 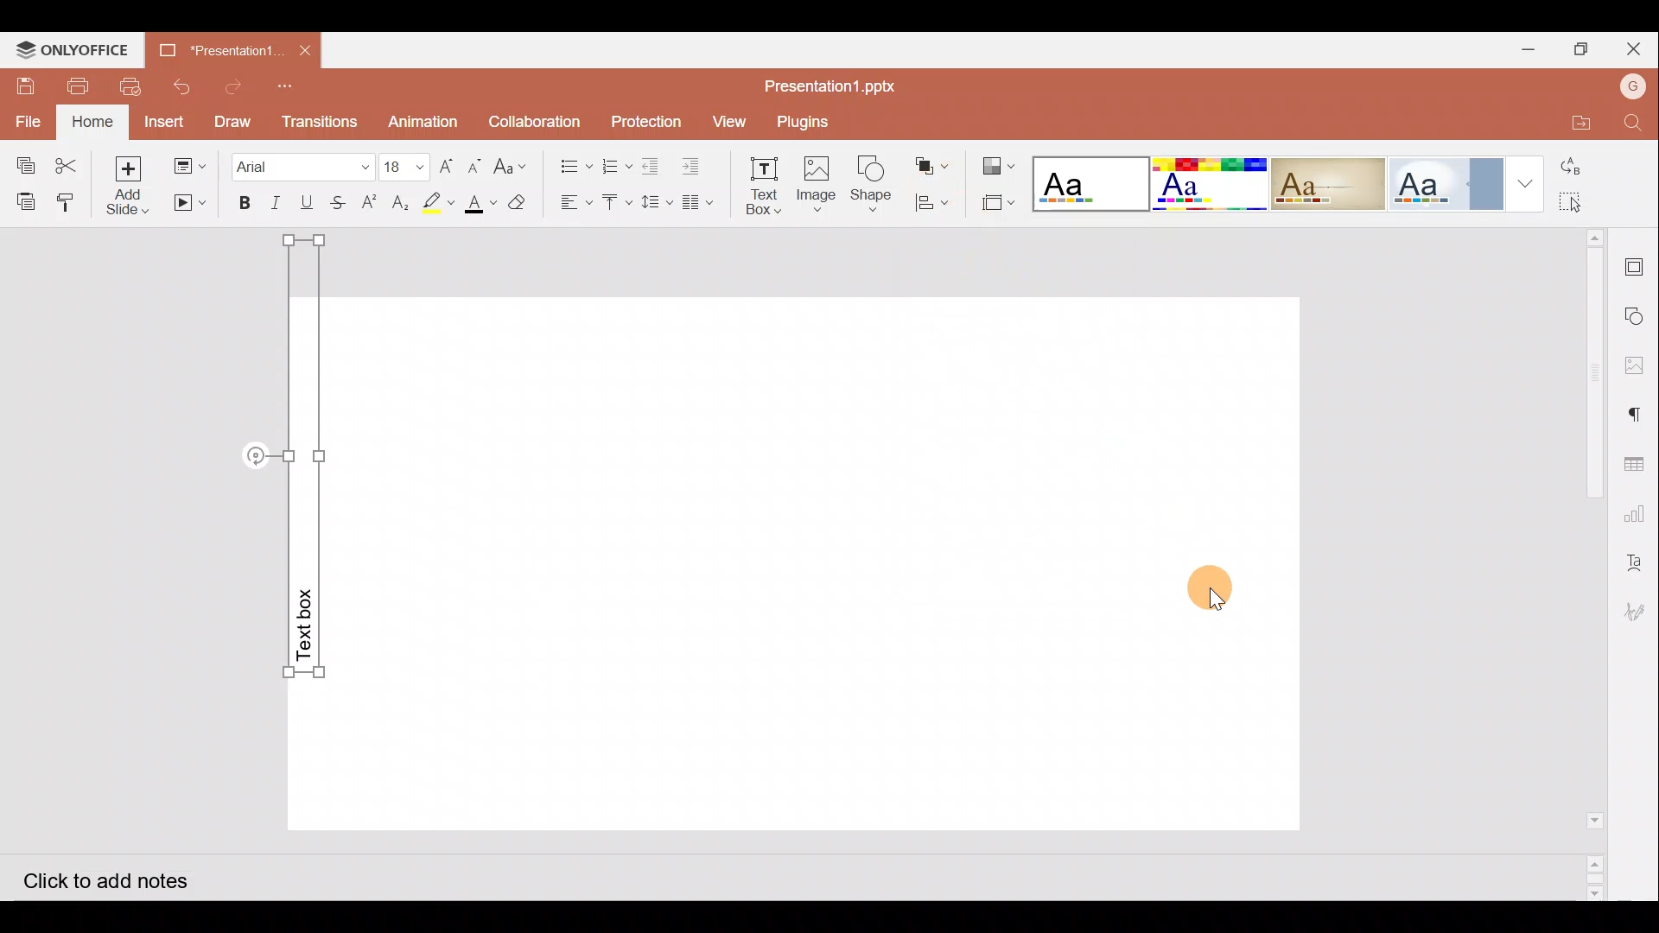 What do you see at coordinates (1327, 181) in the screenshot?
I see `Classic` at bounding box center [1327, 181].